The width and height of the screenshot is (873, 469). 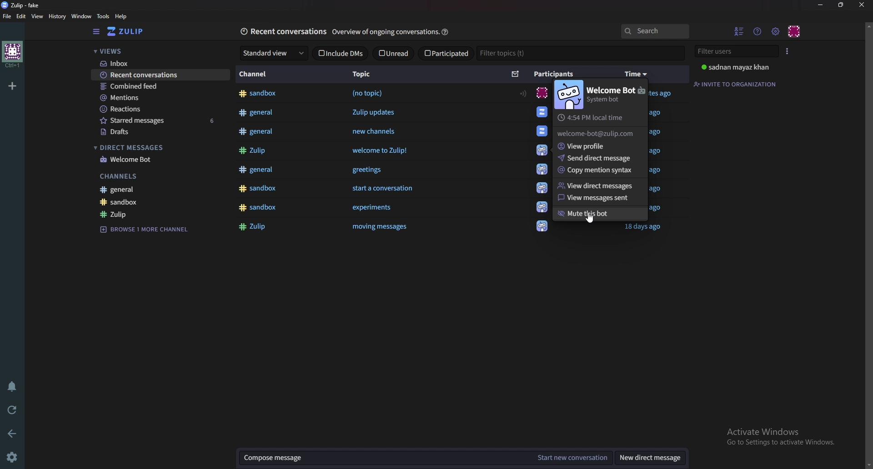 I want to click on Send direct message, so click(x=596, y=158).